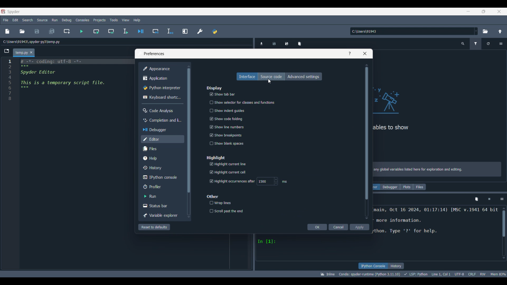 The image size is (507, 285). Describe the element at coordinates (269, 82) in the screenshot. I see `cursor` at that location.